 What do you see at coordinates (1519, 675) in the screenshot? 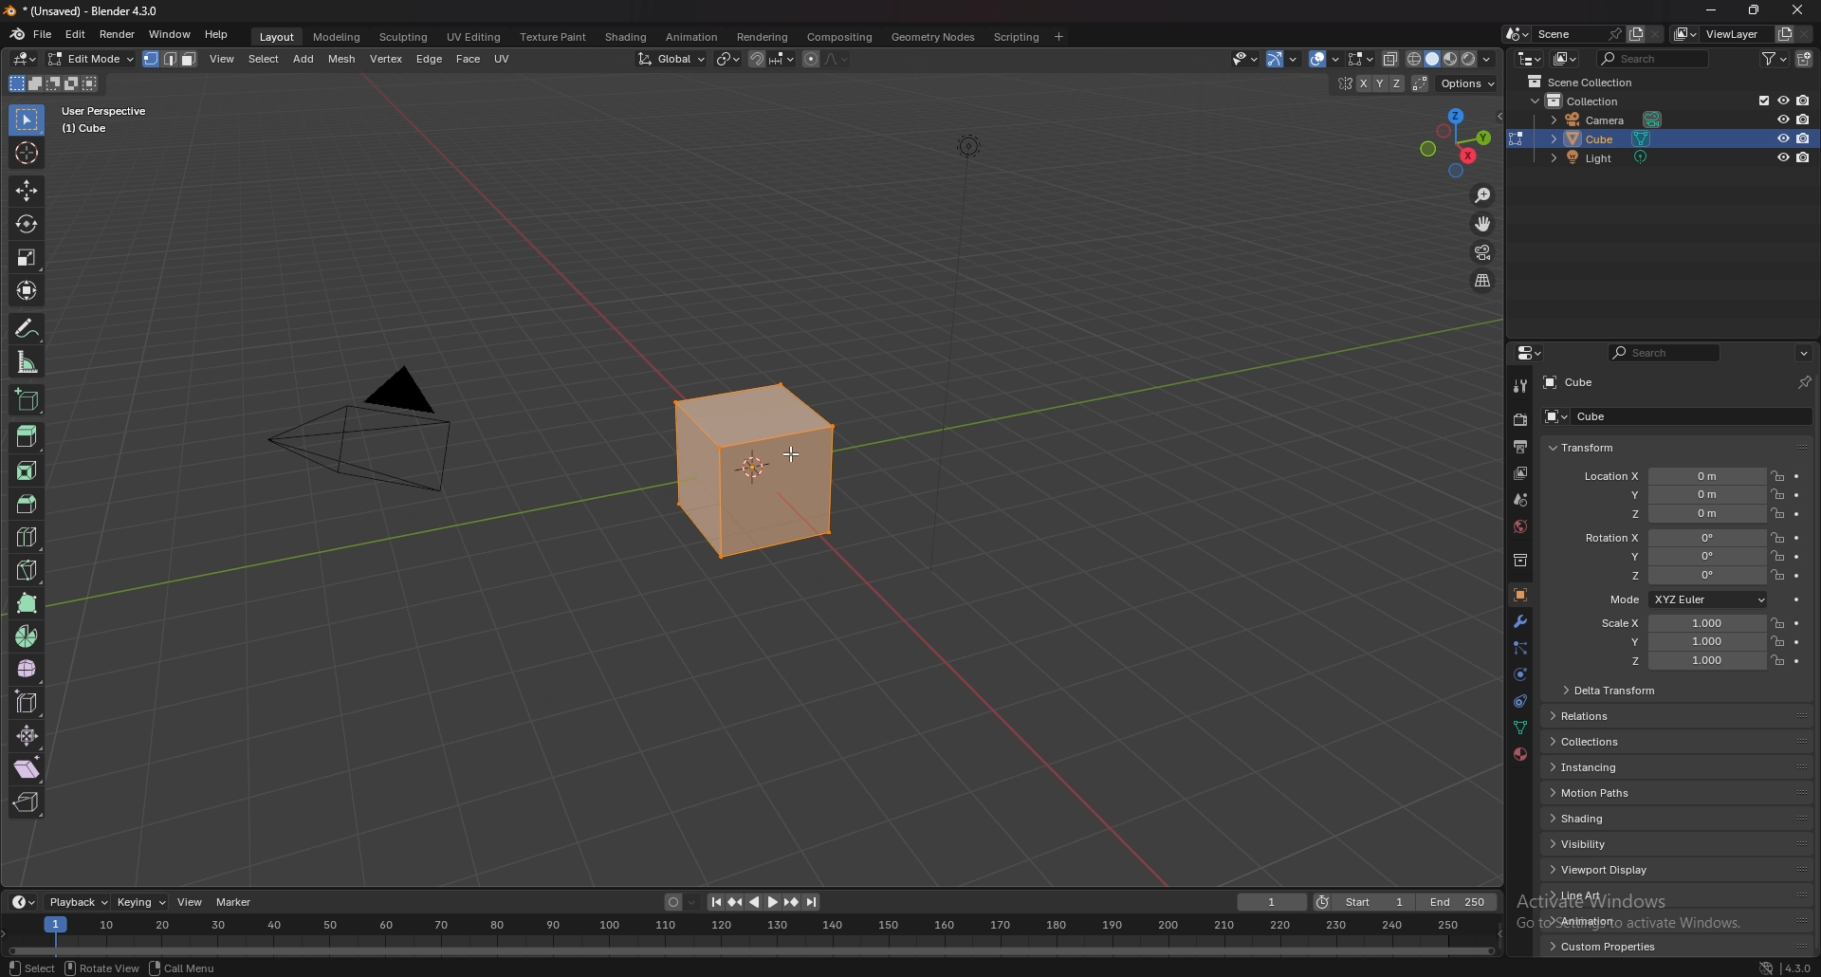
I see `physics` at bounding box center [1519, 675].